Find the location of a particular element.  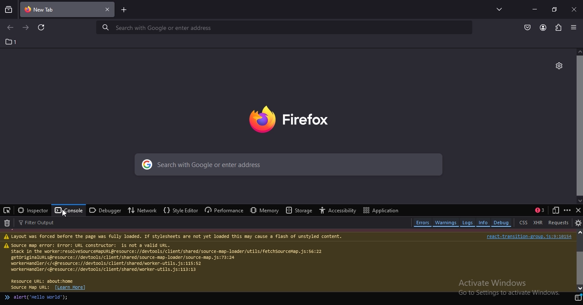

minimize is located at coordinates (534, 9).